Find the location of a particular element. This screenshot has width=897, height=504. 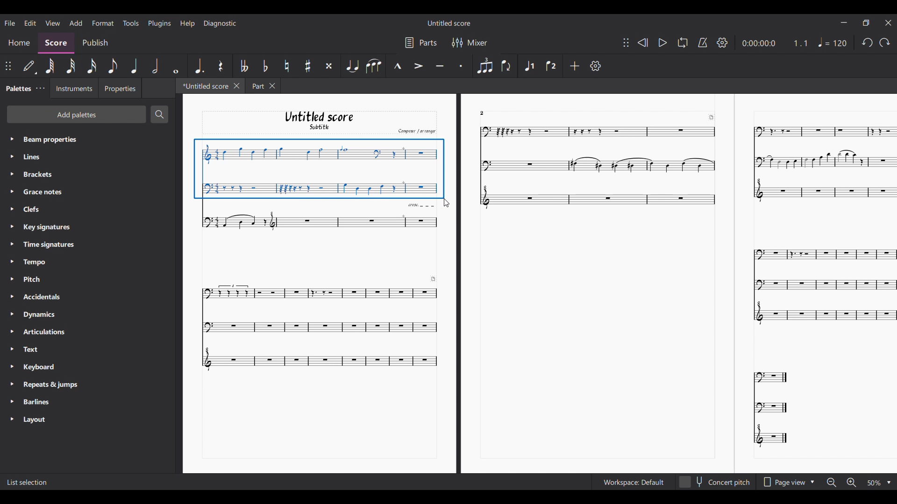

Parts is located at coordinates (428, 42).